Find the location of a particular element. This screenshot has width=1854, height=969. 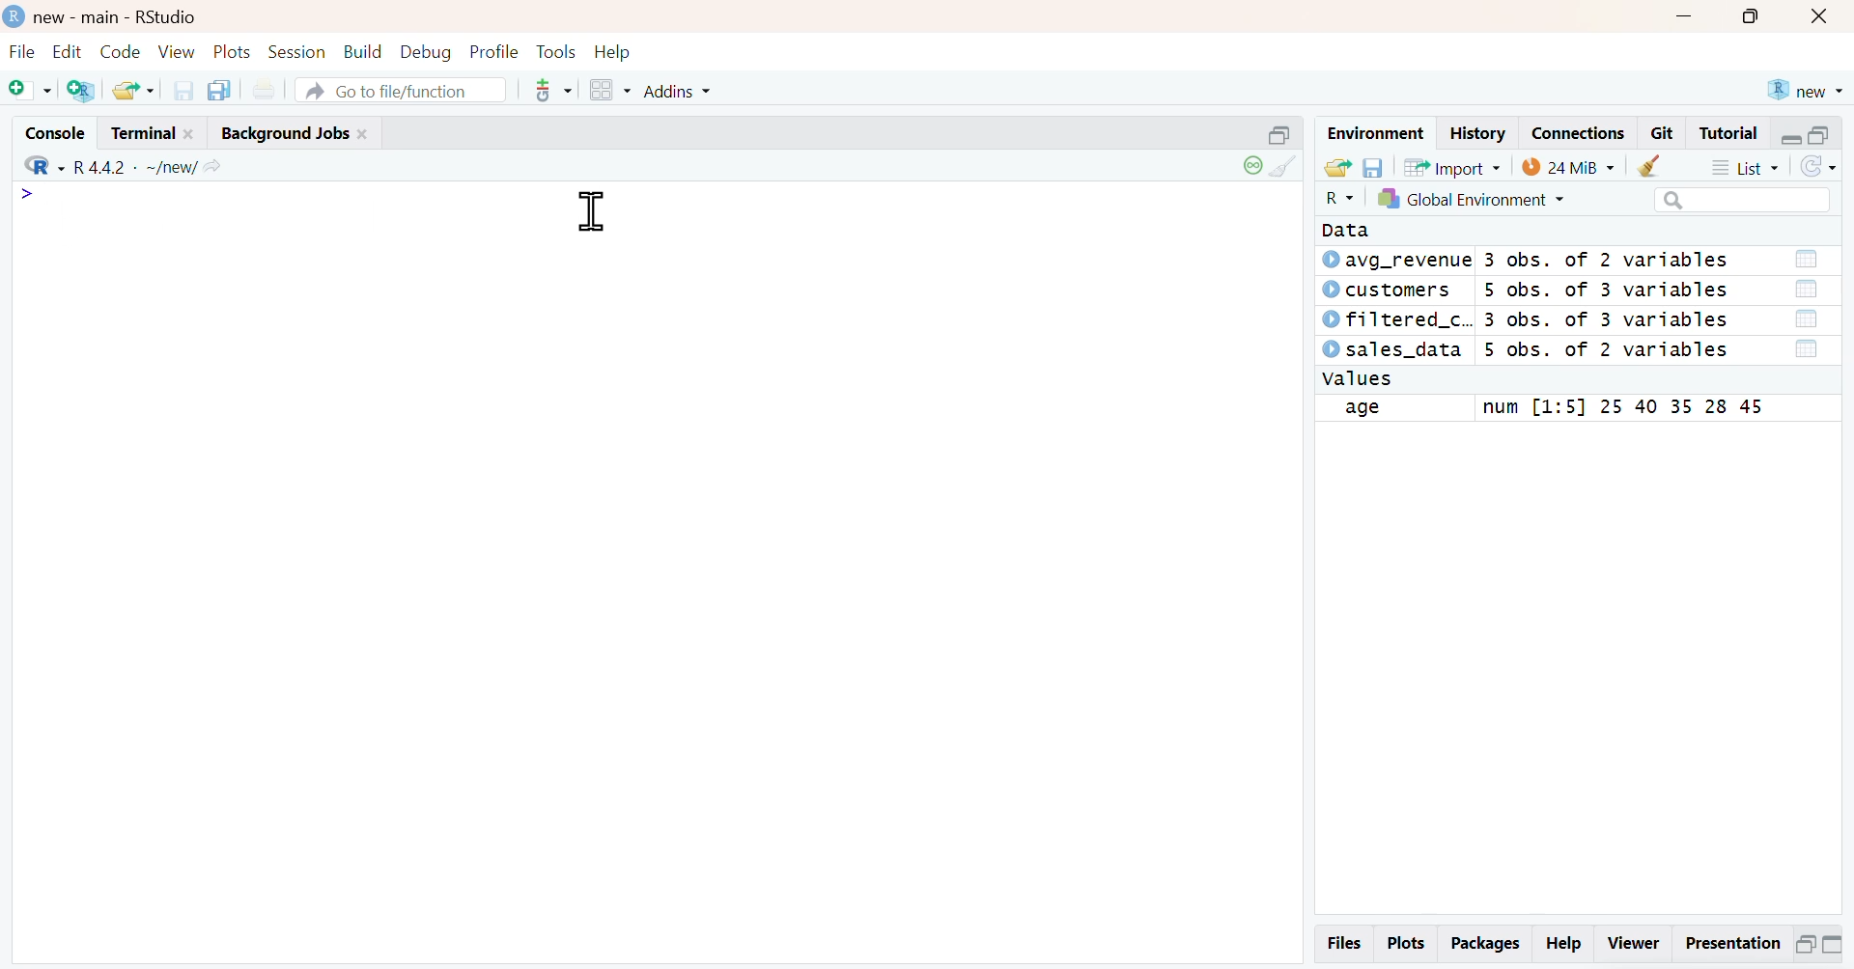

Open dataset in table view is located at coordinates (1806, 305).